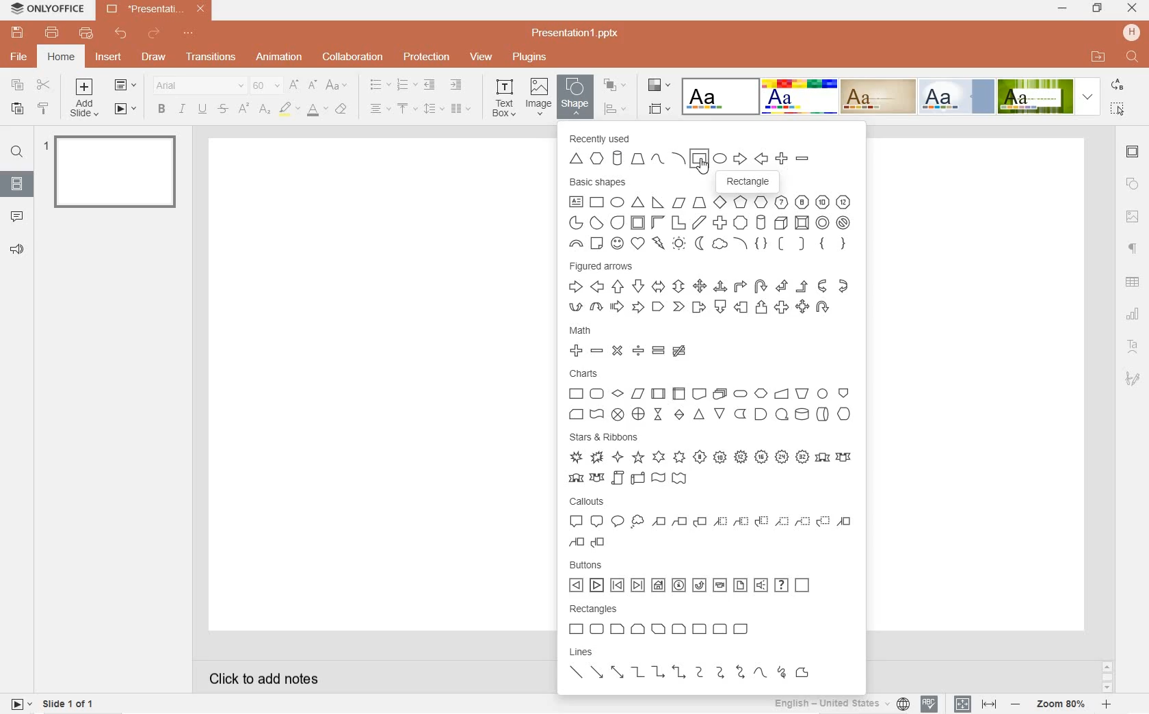 The height and width of the screenshot is (714, 1149). What do you see at coordinates (681, 415) in the screenshot?
I see `Sort` at bounding box center [681, 415].